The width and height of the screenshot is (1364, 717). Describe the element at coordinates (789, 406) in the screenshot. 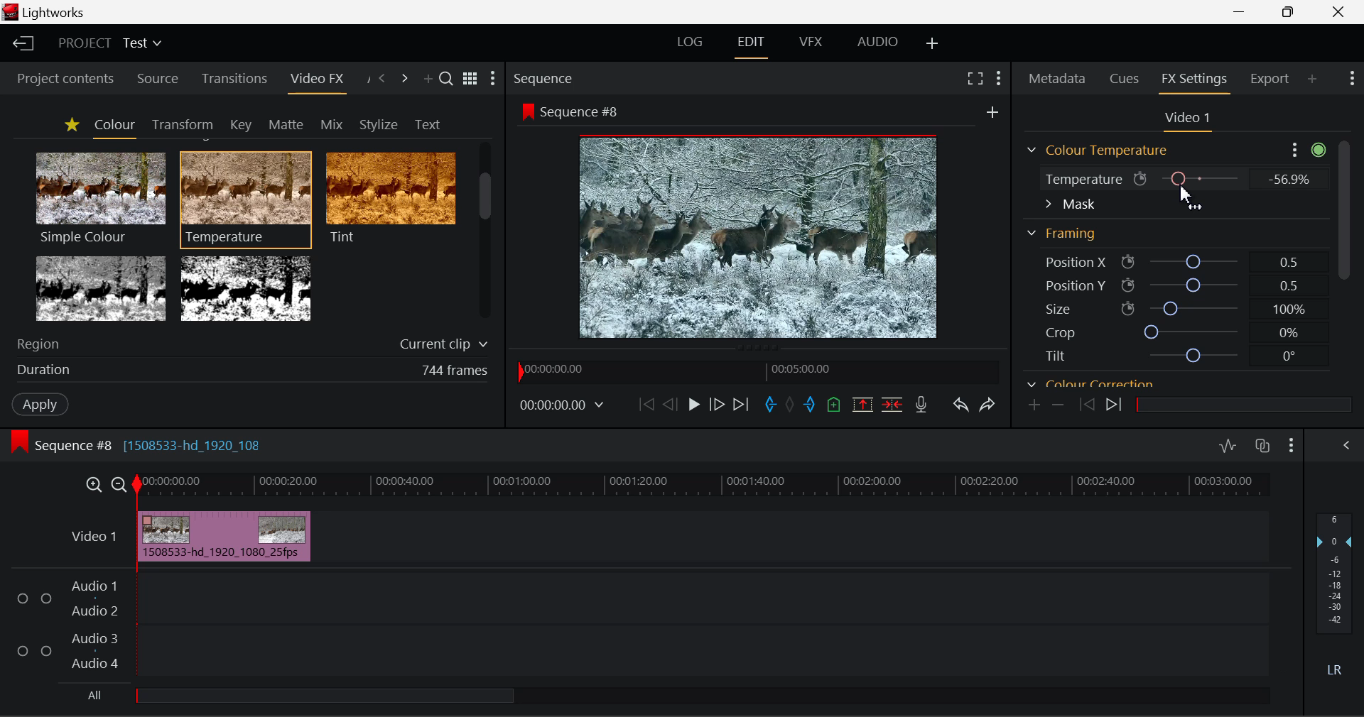

I see `Remove all marks` at that location.